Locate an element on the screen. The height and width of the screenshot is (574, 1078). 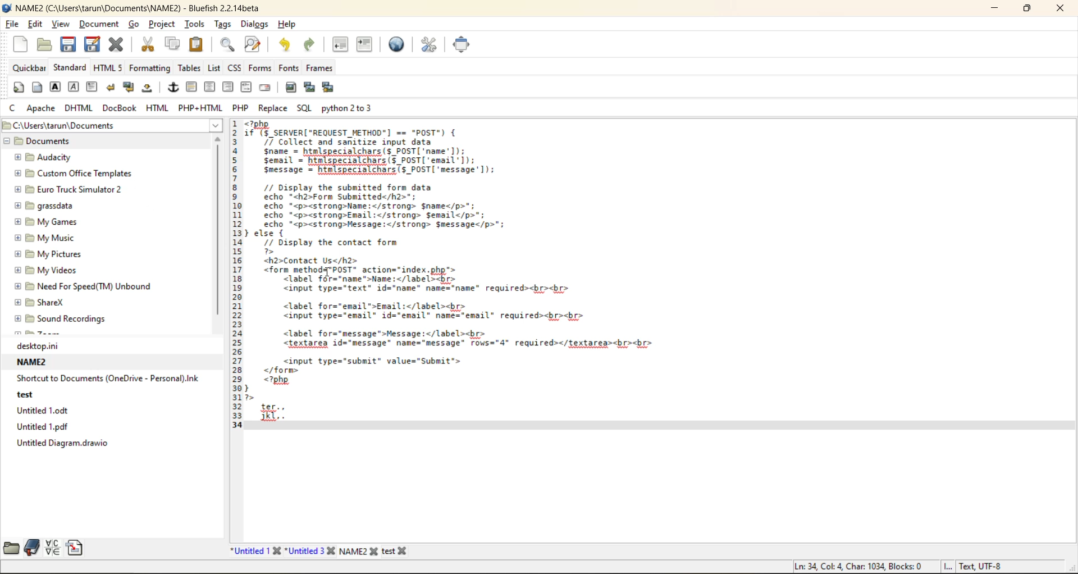
custom office template is located at coordinates (70, 173).